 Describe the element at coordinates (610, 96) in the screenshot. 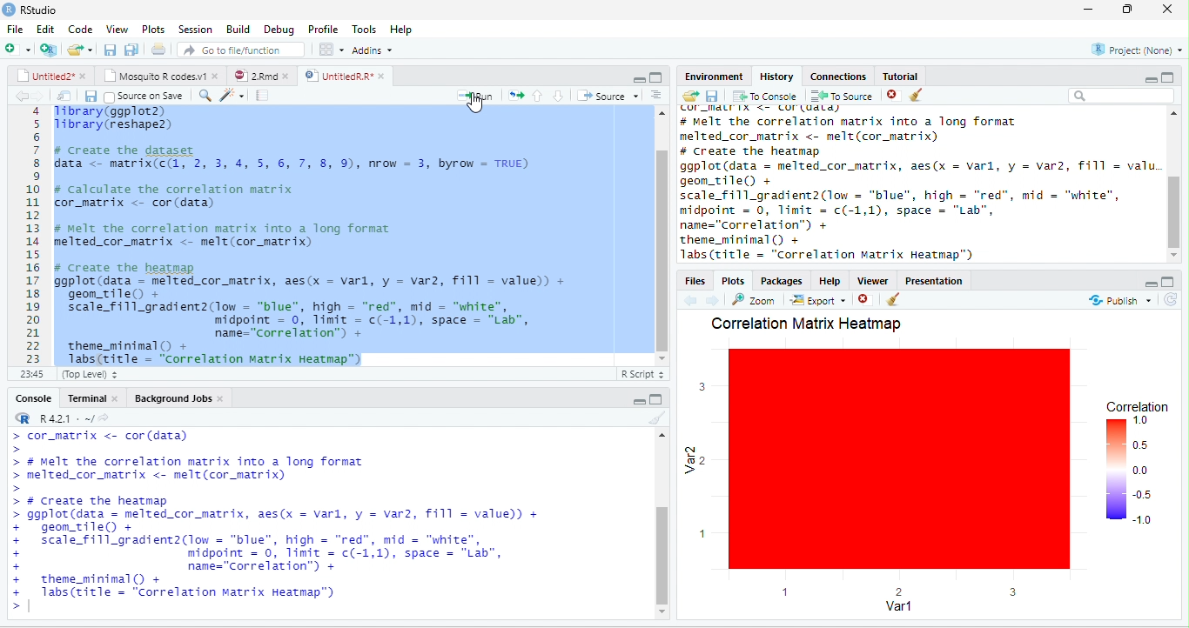

I see `source` at that location.